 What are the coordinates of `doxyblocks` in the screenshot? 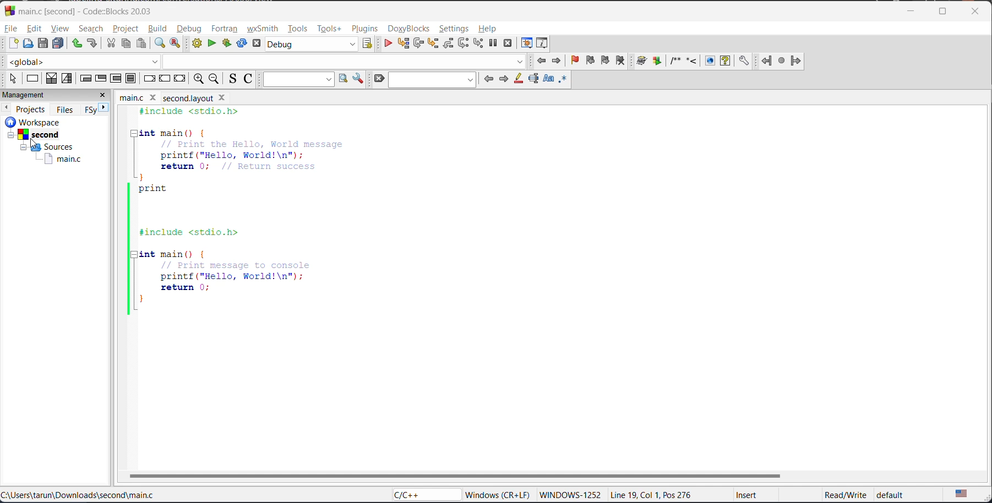 It's located at (412, 28).